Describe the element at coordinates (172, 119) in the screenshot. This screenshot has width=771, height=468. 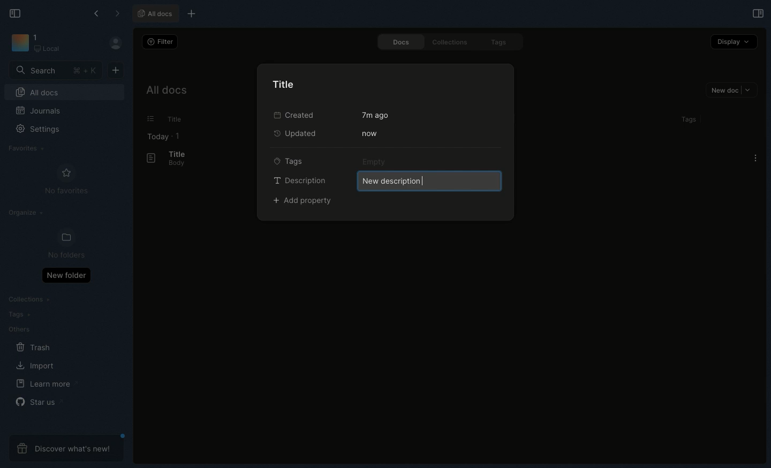
I see `Title` at that location.